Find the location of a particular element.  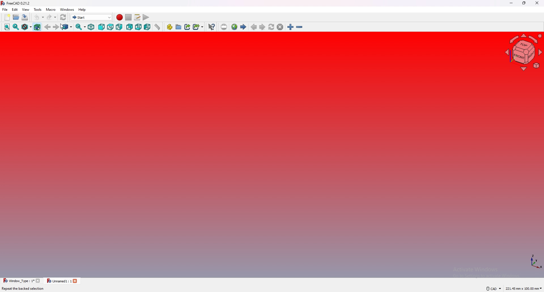

edit is located at coordinates (15, 9).